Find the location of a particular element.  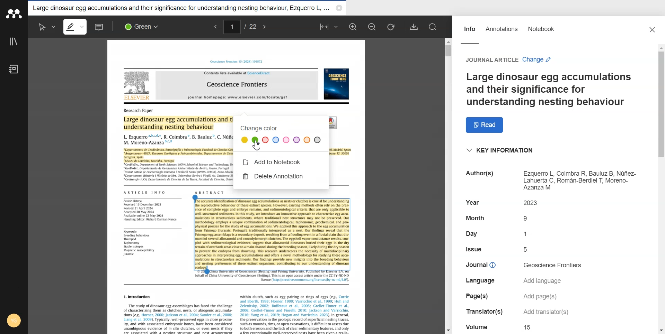

Sticky note is located at coordinates (100, 27).